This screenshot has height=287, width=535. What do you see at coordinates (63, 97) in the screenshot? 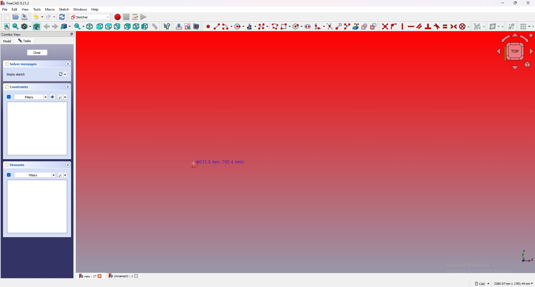
I see `settings` at bounding box center [63, 97].